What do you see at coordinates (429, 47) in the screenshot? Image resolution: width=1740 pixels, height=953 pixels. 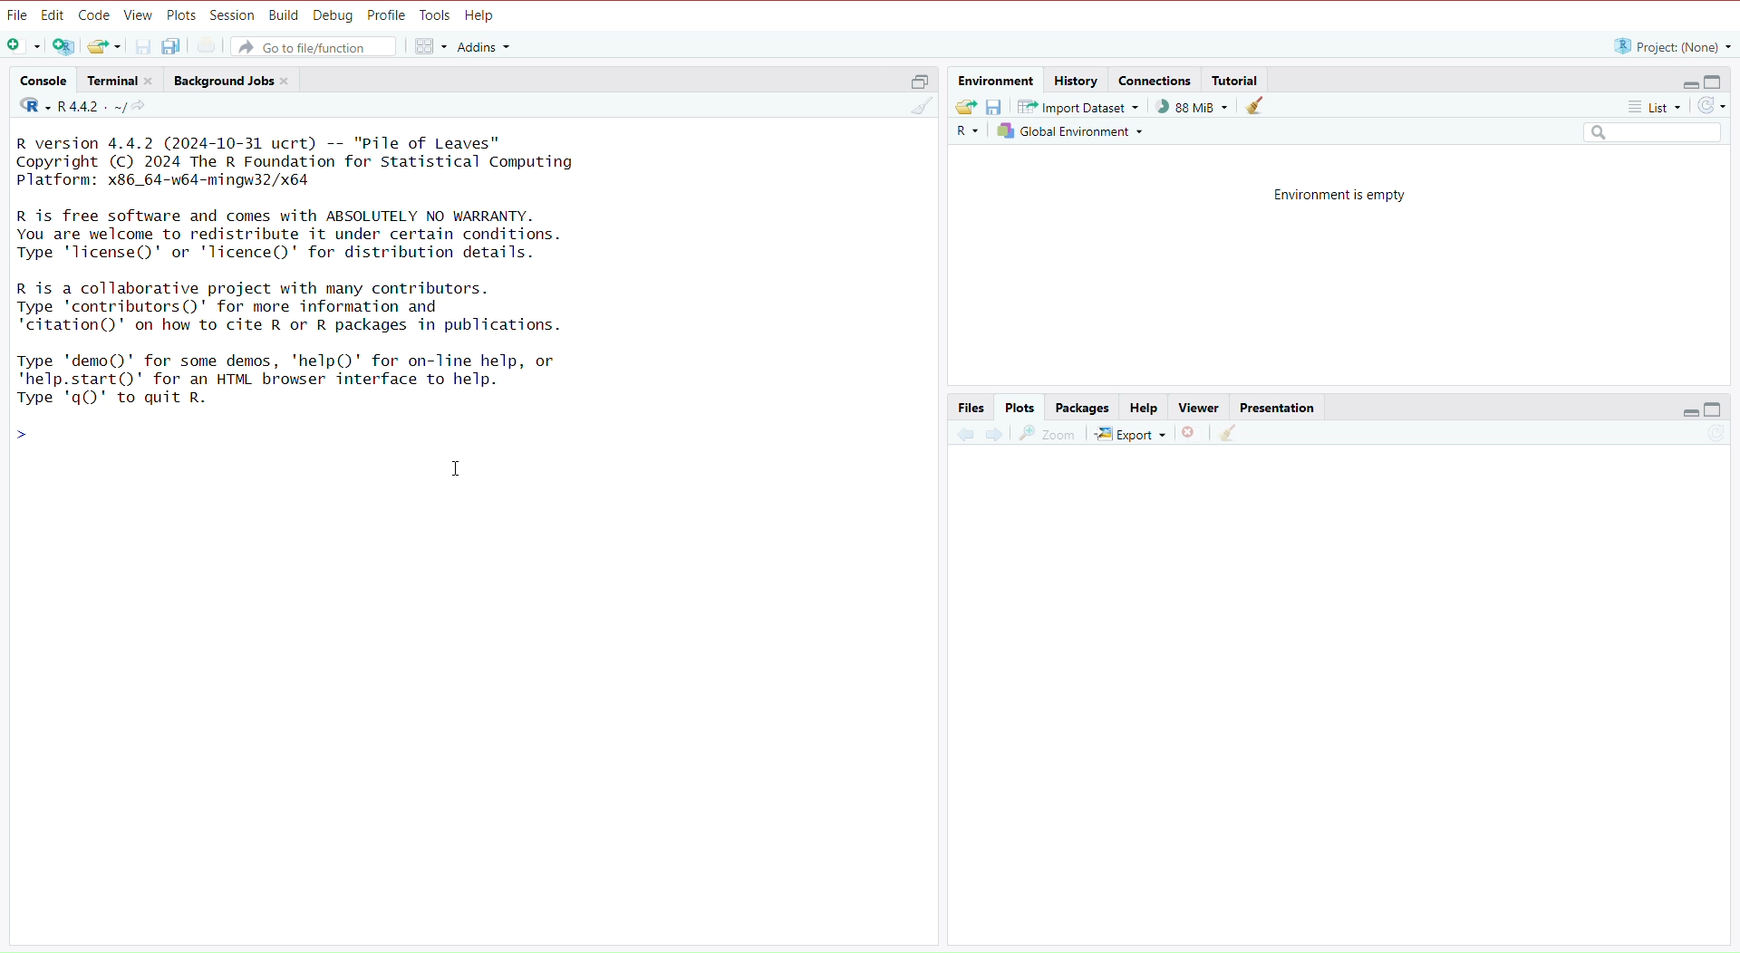 I see `workspace panes` at bounding box center [429, 47].